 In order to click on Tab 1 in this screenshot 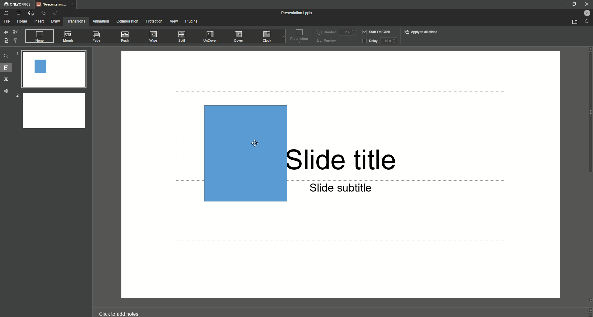, I will do `click(57, 4)`.